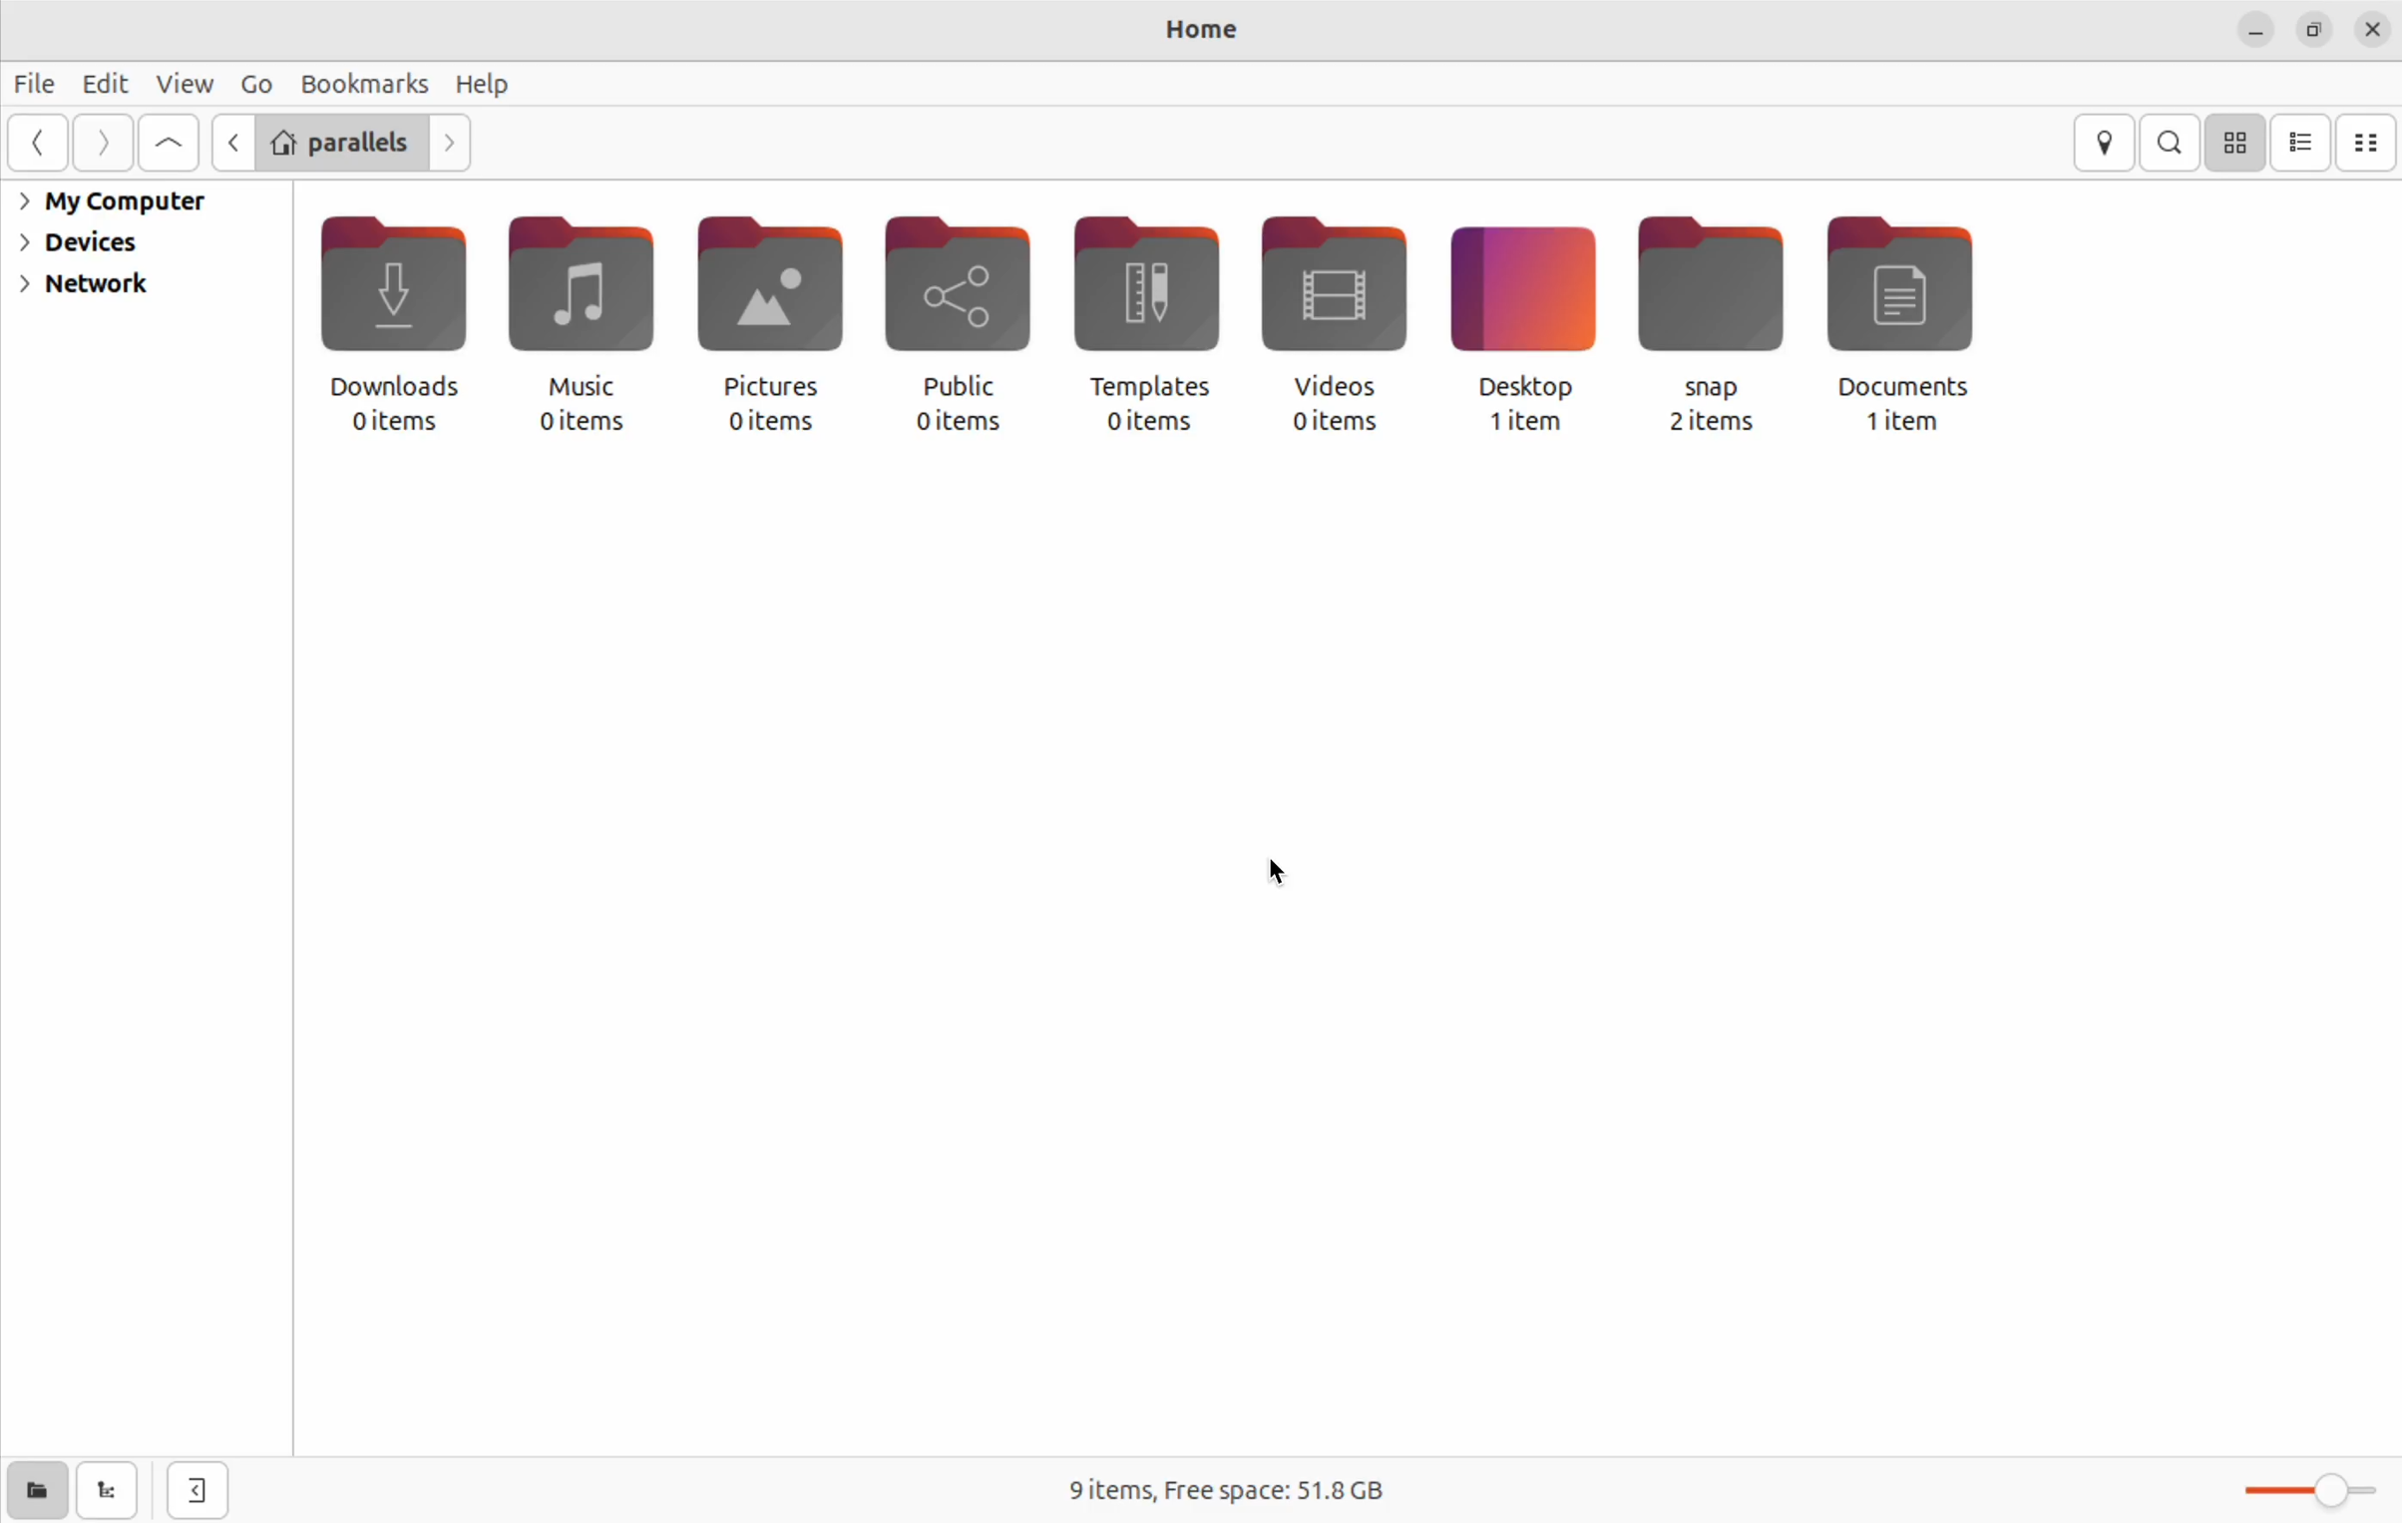 Image resolution: width=2402 pixels, height=1523 pixels. I want to click on my computer, so click(119, 203).